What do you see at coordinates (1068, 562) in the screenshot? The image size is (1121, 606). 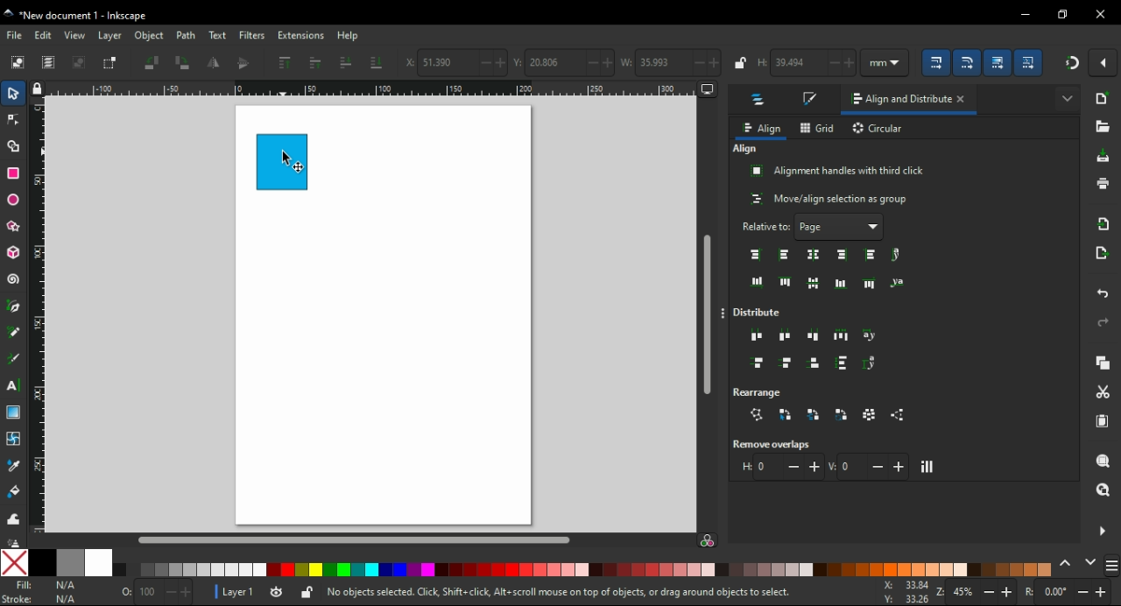 I see `previous` at bounding box center [1068, 562].